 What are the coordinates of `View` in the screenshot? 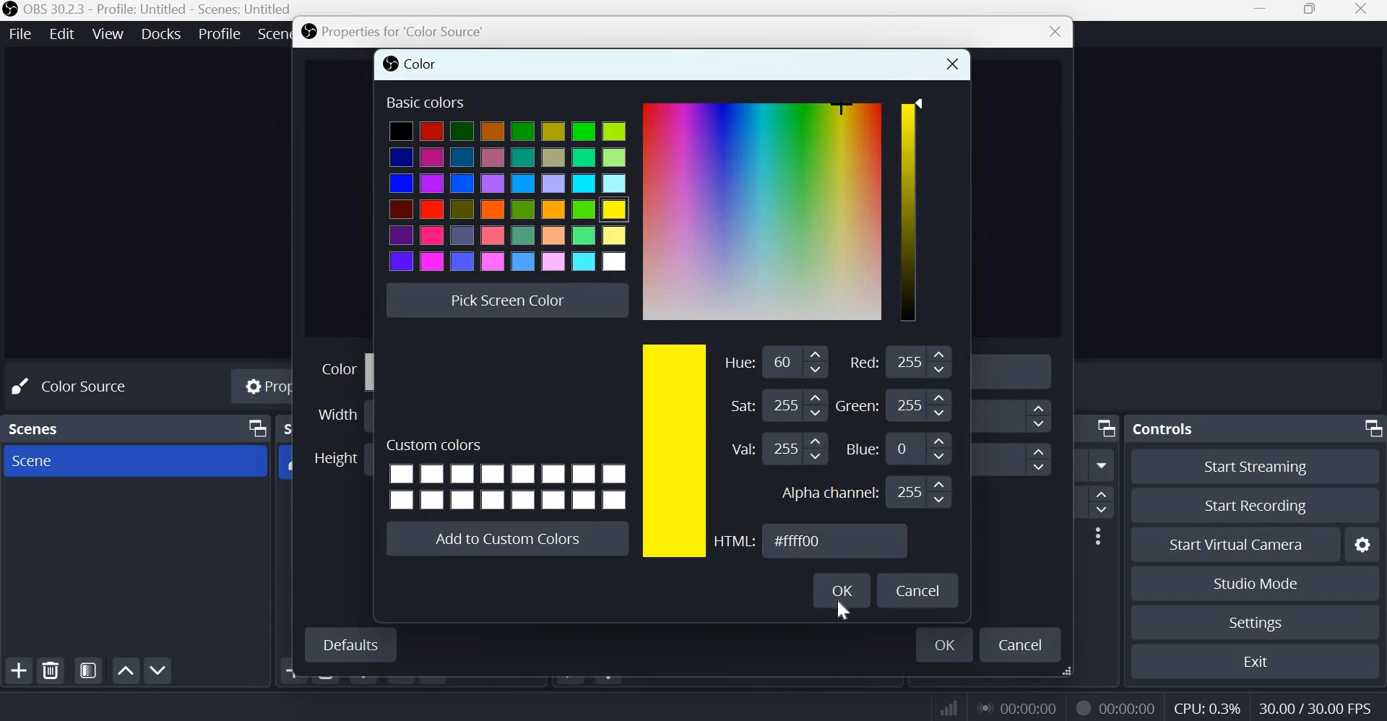 It's located at (109, 33).